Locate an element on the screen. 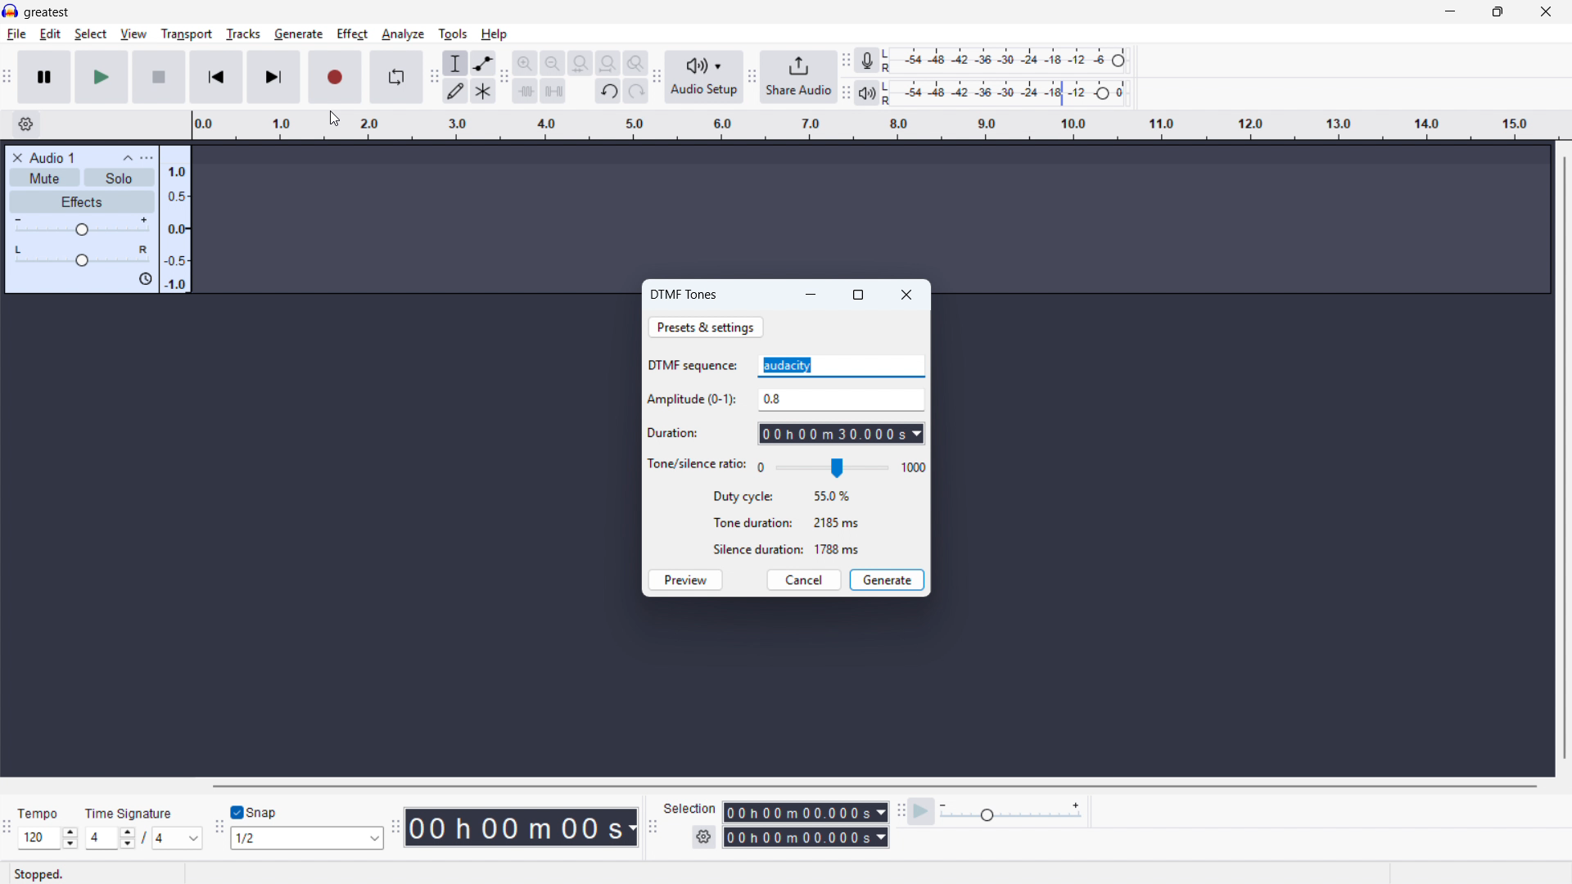  toggle zoom is located at coordinates (636, 63).